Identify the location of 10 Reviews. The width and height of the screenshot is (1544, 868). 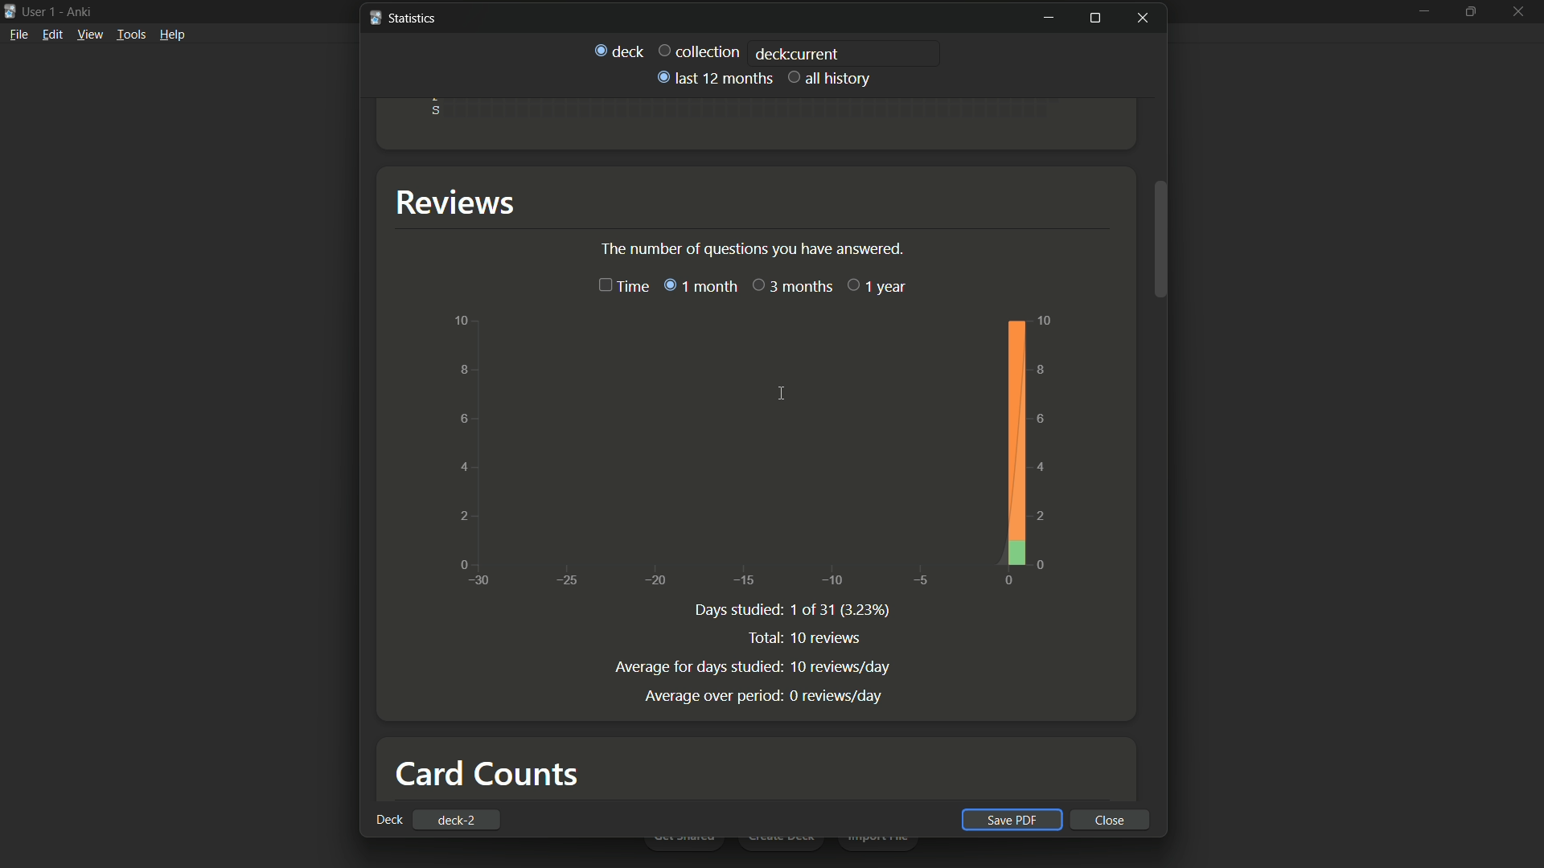
(827, 637).